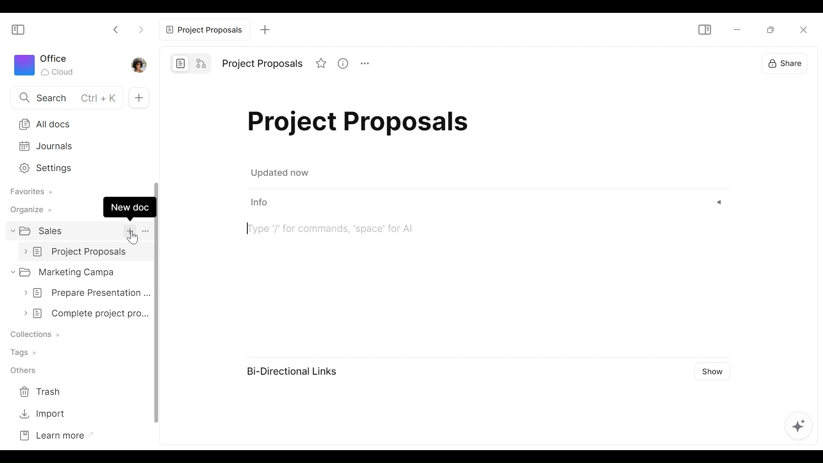 The height and width of the screenshot is (463, 823). What do you see at coordinates (201, 31) in the screenshot?
I see `project proposals` at bounding box center [201, 31].